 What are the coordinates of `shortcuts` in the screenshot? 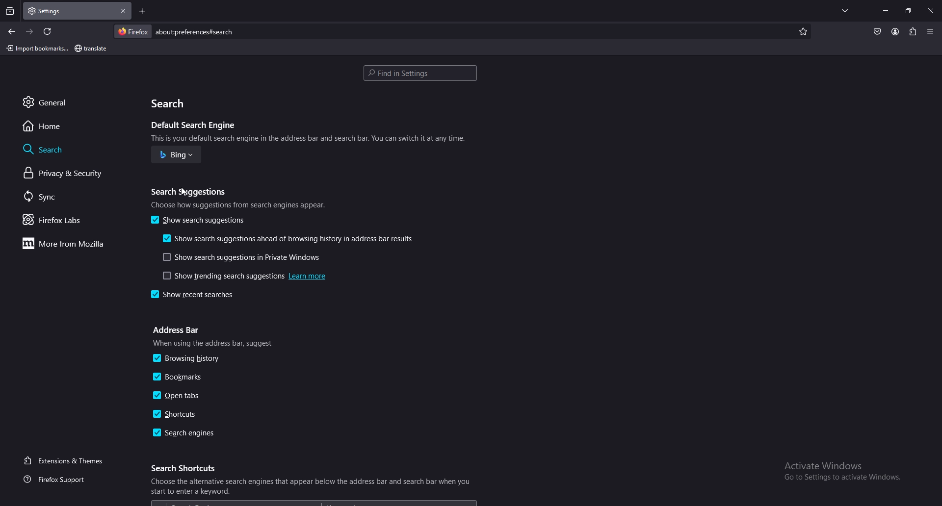 It's located at (178, 413).